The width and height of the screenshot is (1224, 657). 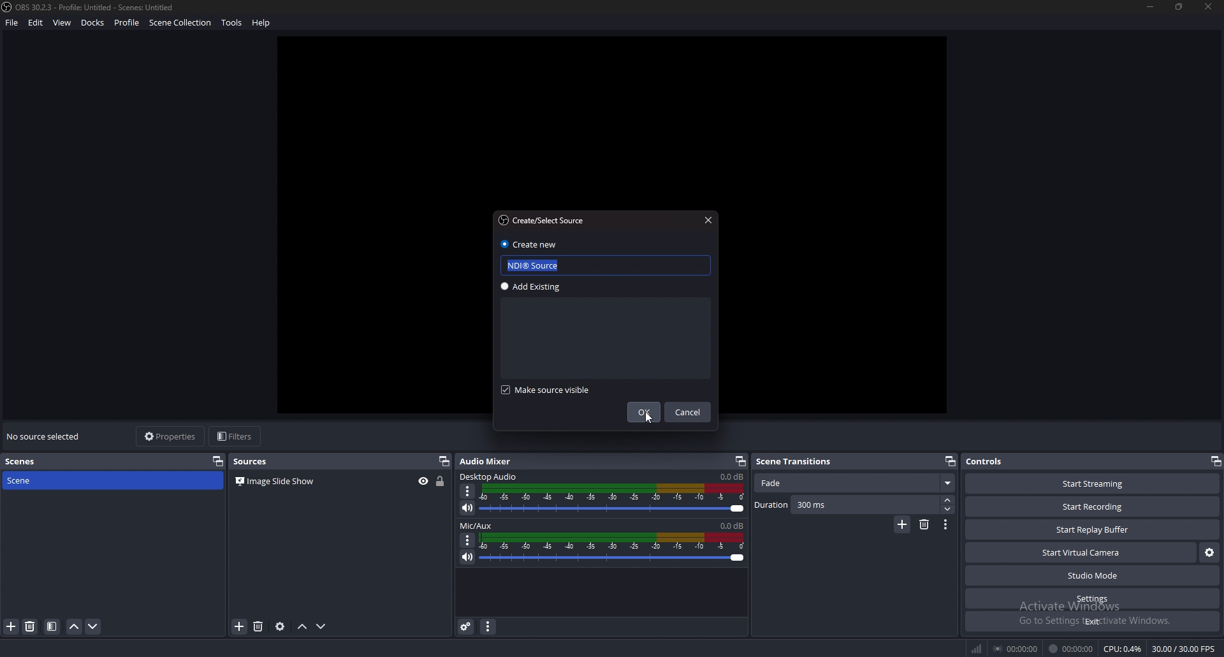 What do you see at coordinates (171, 436) in the screenshot?
I see `properties` at bounding box center [171, 436].